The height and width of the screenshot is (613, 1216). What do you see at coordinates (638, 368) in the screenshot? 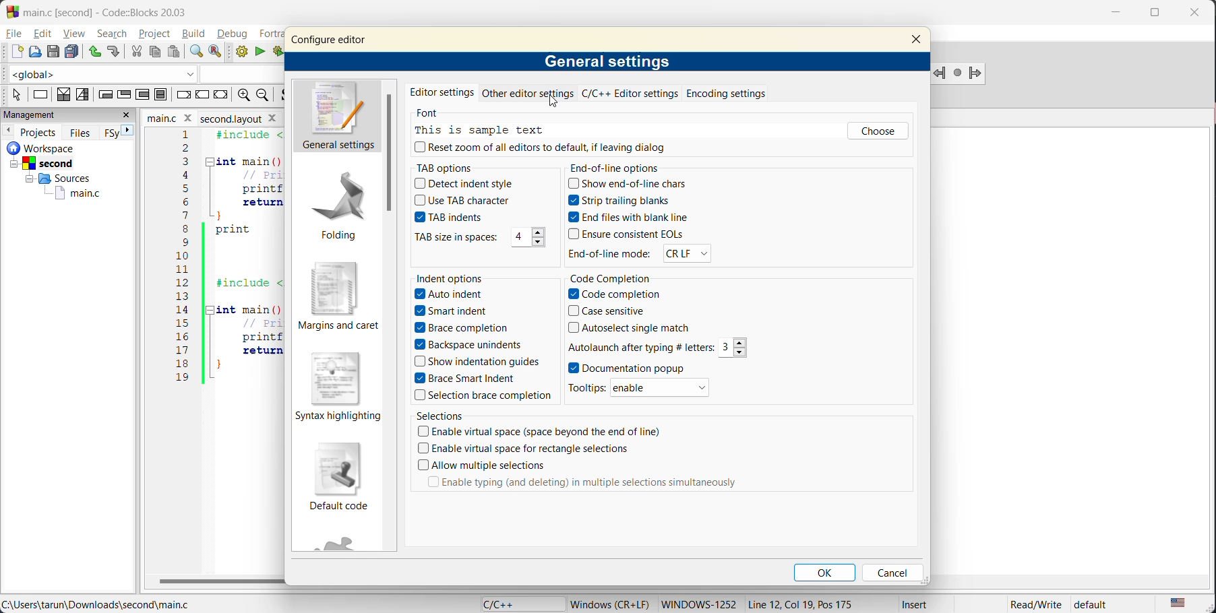
I see `Documentation popup` at bounding box center [638, 368].